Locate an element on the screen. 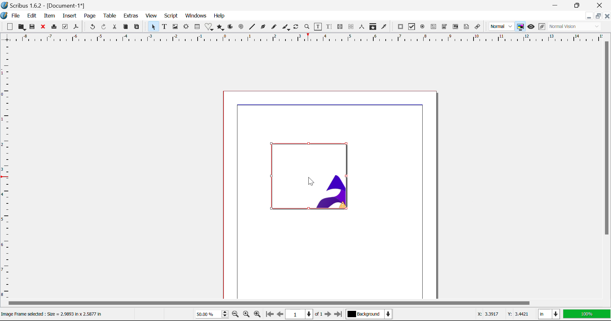  Polygon is located at coordinates (221, 28).